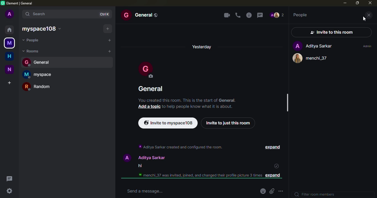 The height and width of the screenshot is (198, 377). I want to click on home, so click(9, 30).